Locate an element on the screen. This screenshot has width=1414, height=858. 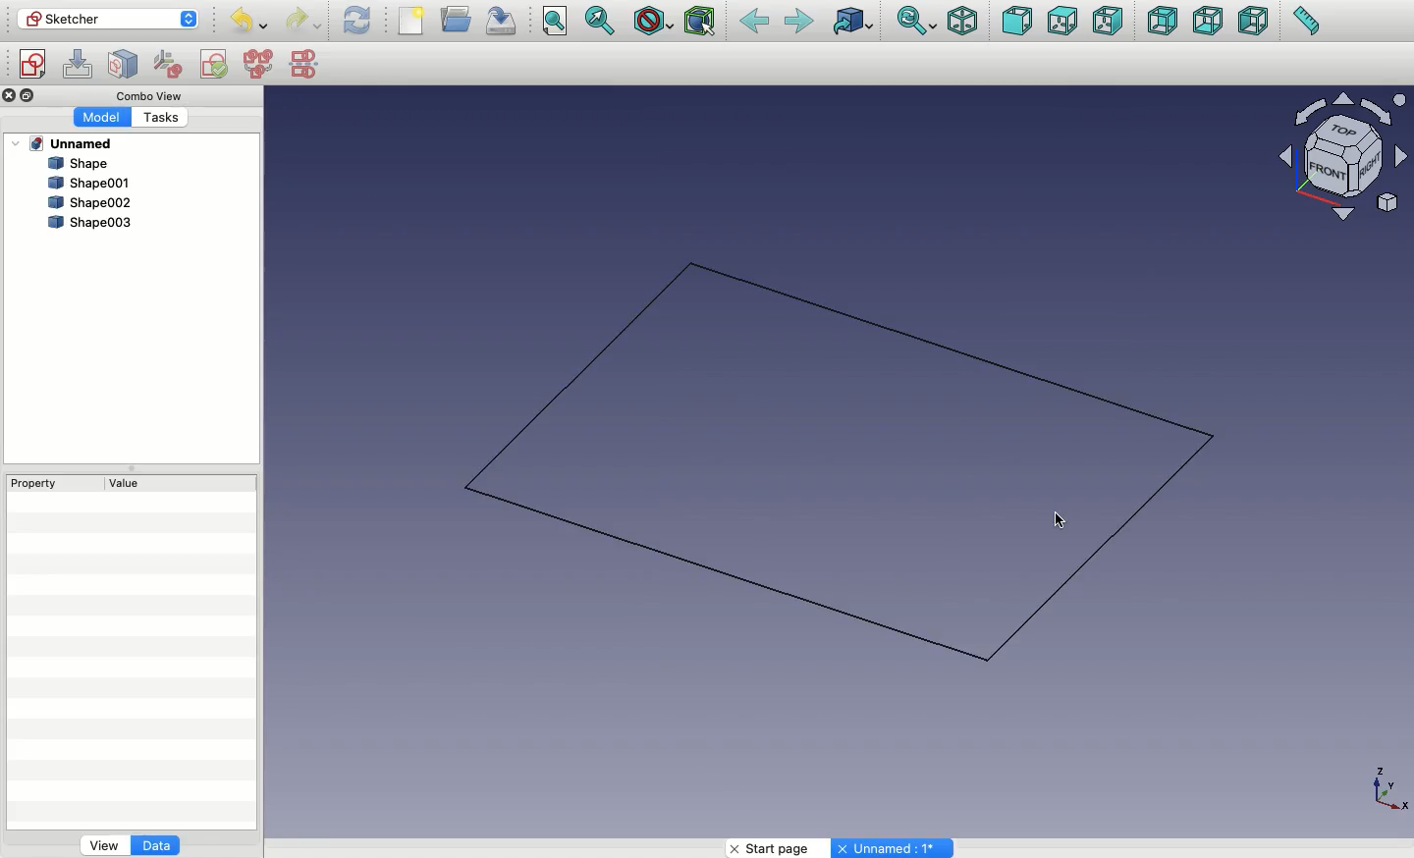
Unnamed is located at coordinates (73, 144).